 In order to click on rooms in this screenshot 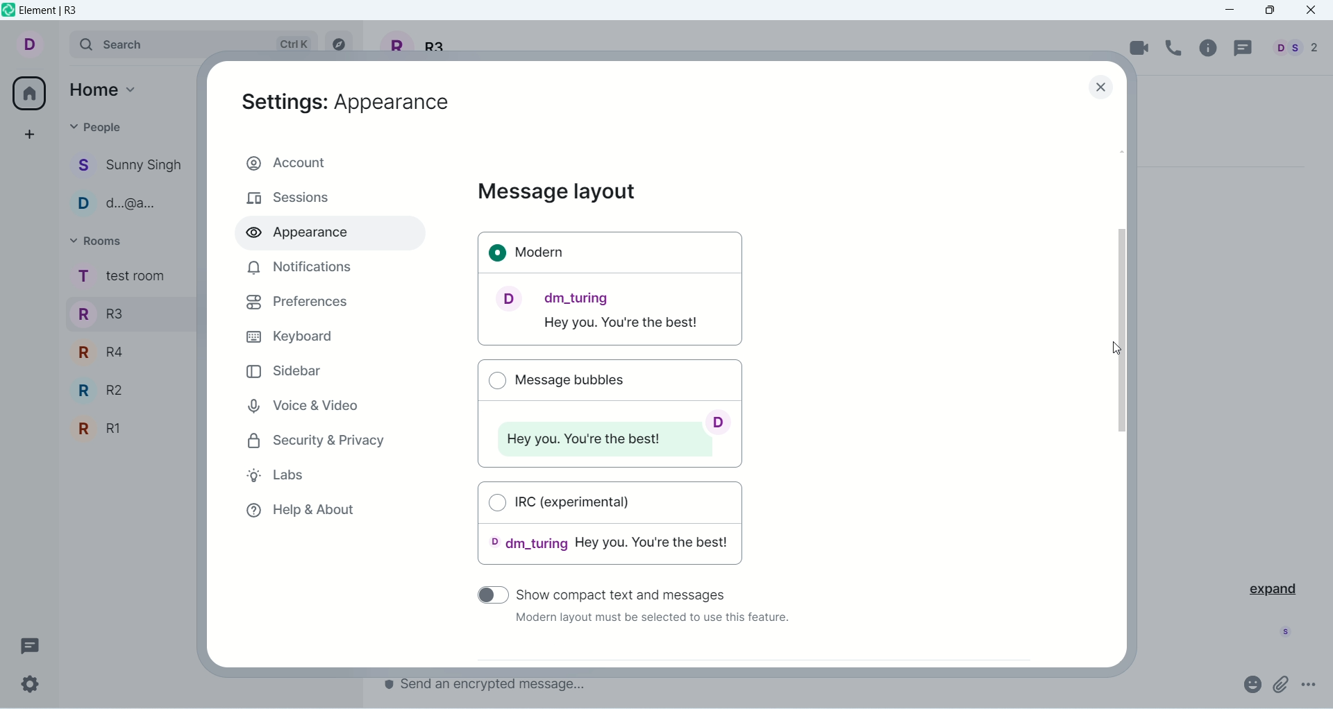, I will do `click(119, 277)`.